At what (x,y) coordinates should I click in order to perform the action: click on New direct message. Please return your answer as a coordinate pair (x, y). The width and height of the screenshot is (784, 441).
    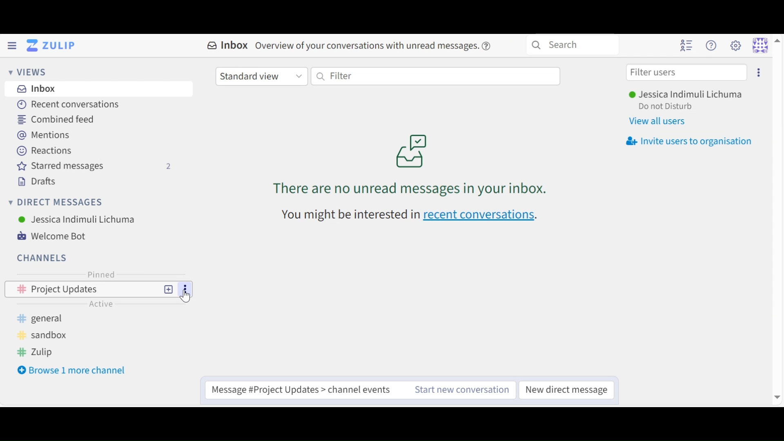
    Looking at the image, I should click on (568, 390).